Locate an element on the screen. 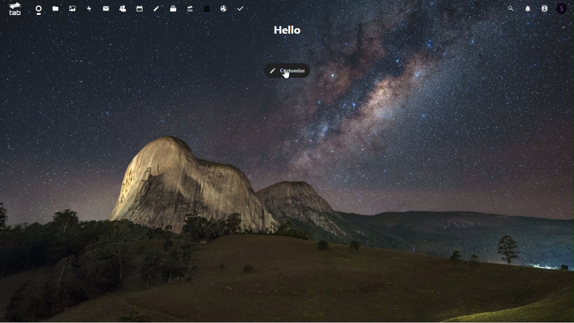 The height and width of the screenshot is (323, 574). photos is located at coordinates (70, 9).